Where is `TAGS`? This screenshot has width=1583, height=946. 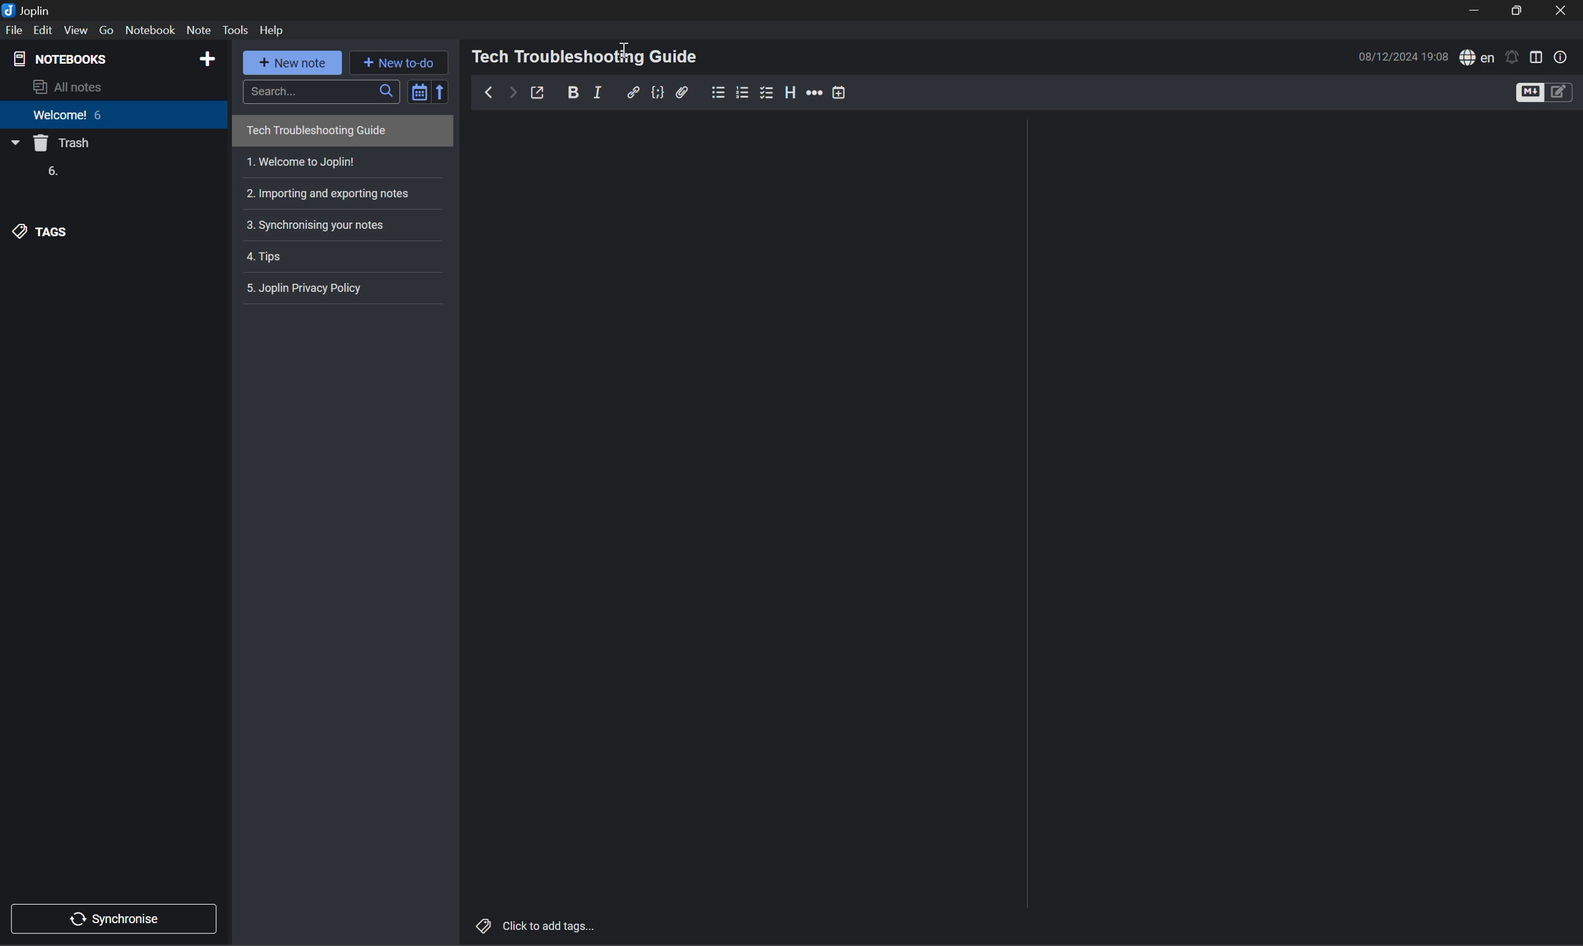 TAGS is located at coordinates (43, 231).